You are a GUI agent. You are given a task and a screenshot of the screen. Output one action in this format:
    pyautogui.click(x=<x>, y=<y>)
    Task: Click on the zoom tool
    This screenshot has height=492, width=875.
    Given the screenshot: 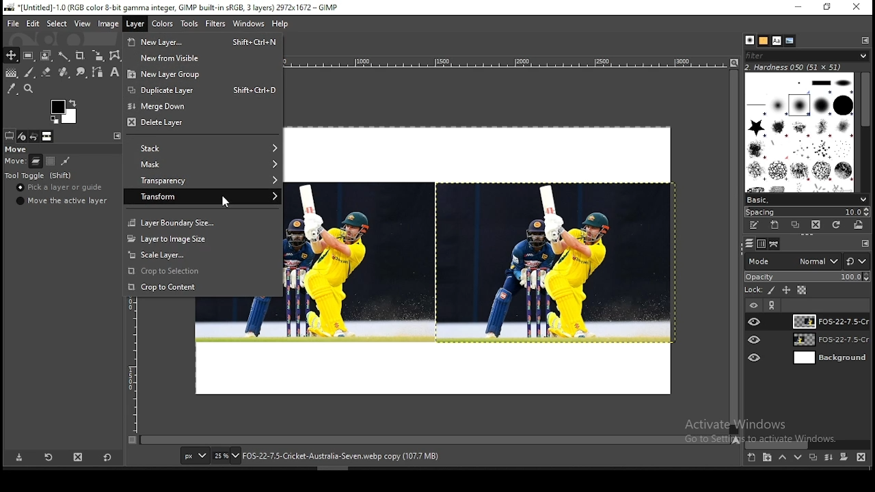 What is the action you would take?
    pyautogui.click(x=30, y=88)
    